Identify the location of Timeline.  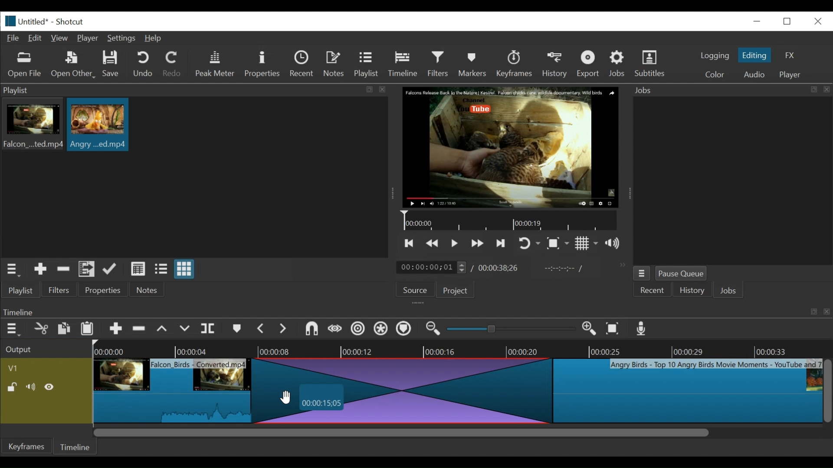
(405, 62).